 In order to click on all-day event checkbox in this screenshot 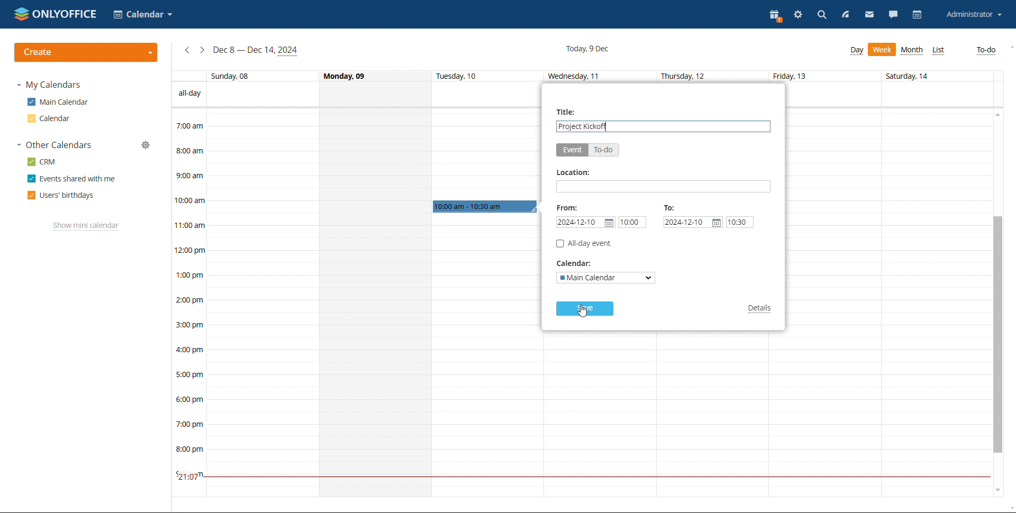, I will do `click(583, 243)`.